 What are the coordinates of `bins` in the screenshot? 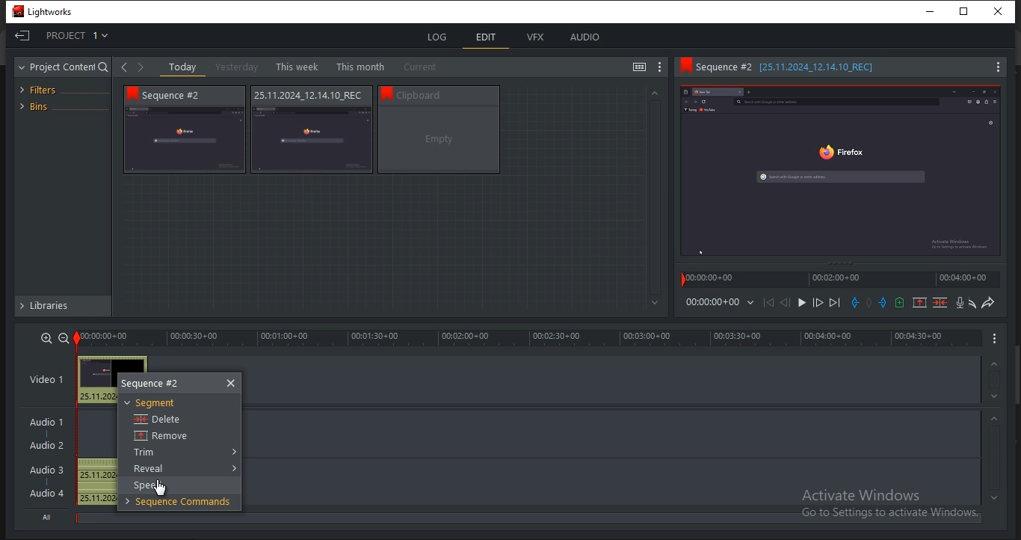 It's located at (60, 105).